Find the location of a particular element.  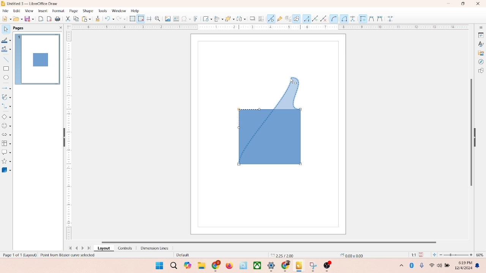

symbol shapes is located at coordinates (6, 126).